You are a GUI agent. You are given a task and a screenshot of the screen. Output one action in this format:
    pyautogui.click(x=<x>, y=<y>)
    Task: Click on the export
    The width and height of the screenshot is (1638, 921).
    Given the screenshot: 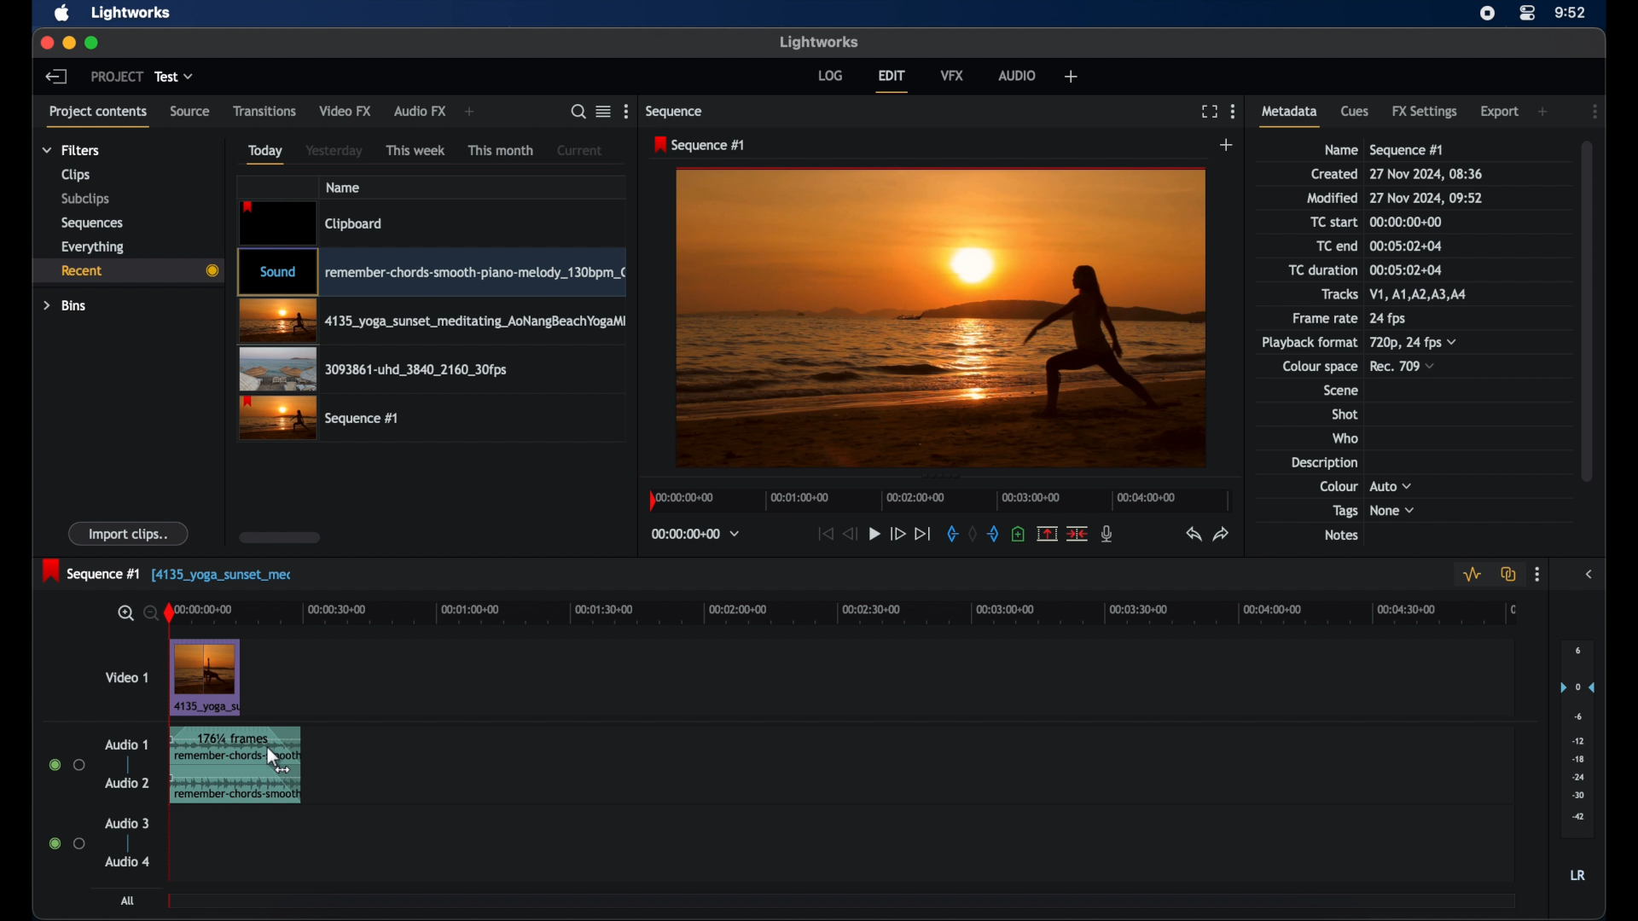 What is the action you would take?
    pyautogui.click(x=1499, y=112)
    